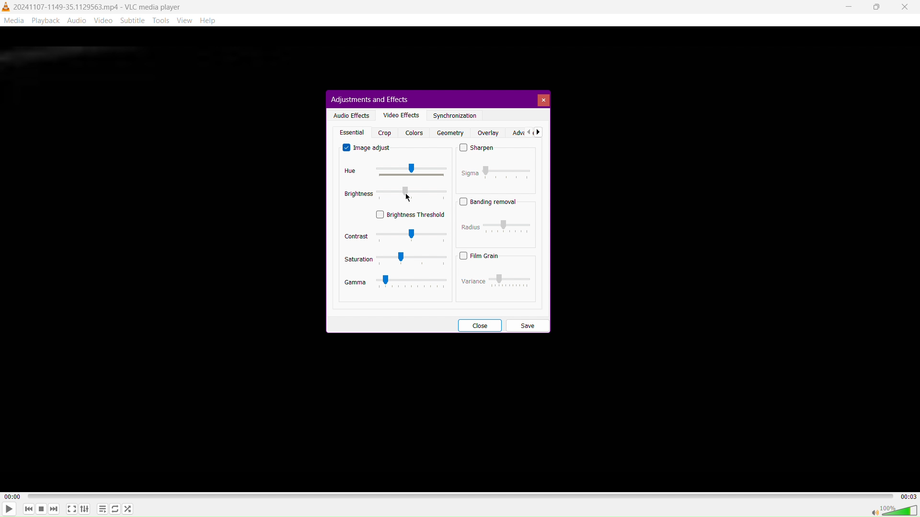  What do you see at coordinates (368, 99) in the screenshot?
I see `Adjustments and Effects` at bounding box center [368, 99].